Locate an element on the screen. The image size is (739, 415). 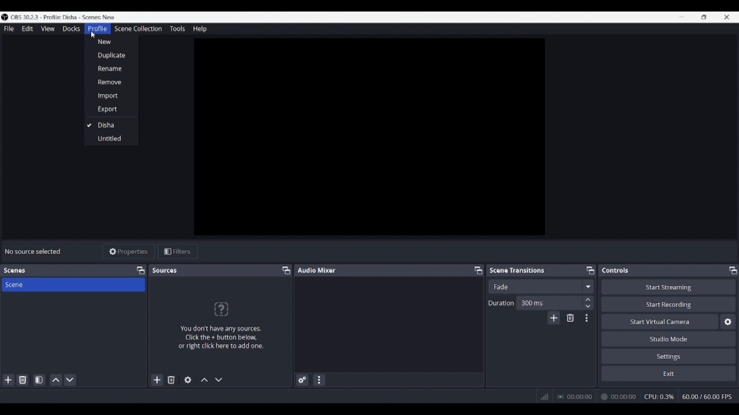
Close interface is located at coordinates (727, 17).